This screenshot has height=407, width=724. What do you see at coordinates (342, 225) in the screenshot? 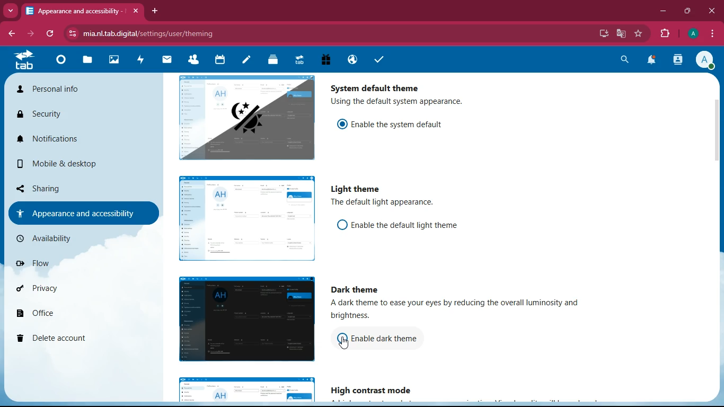
I see `off` at bounding box center [342, 225].